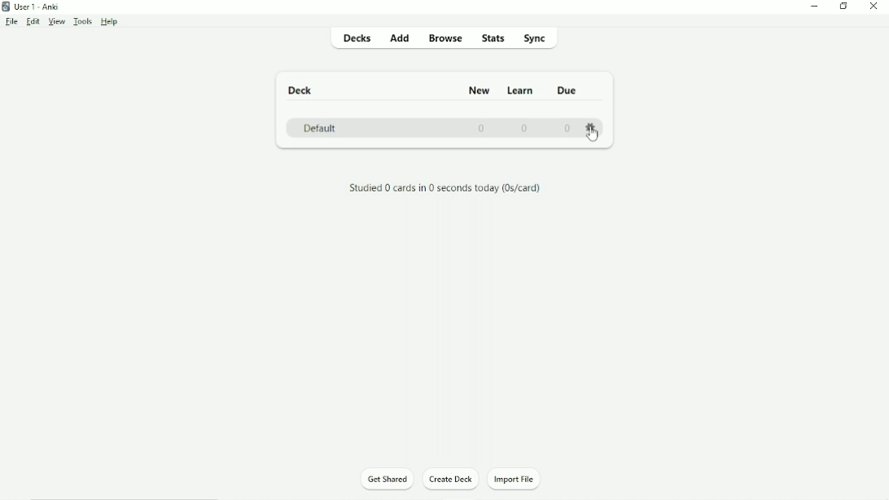 The width and height of the screenshot is (889, 500). Describe the element at coordinates (387, 478) in the screenshot. I see `Get Started` at that location.